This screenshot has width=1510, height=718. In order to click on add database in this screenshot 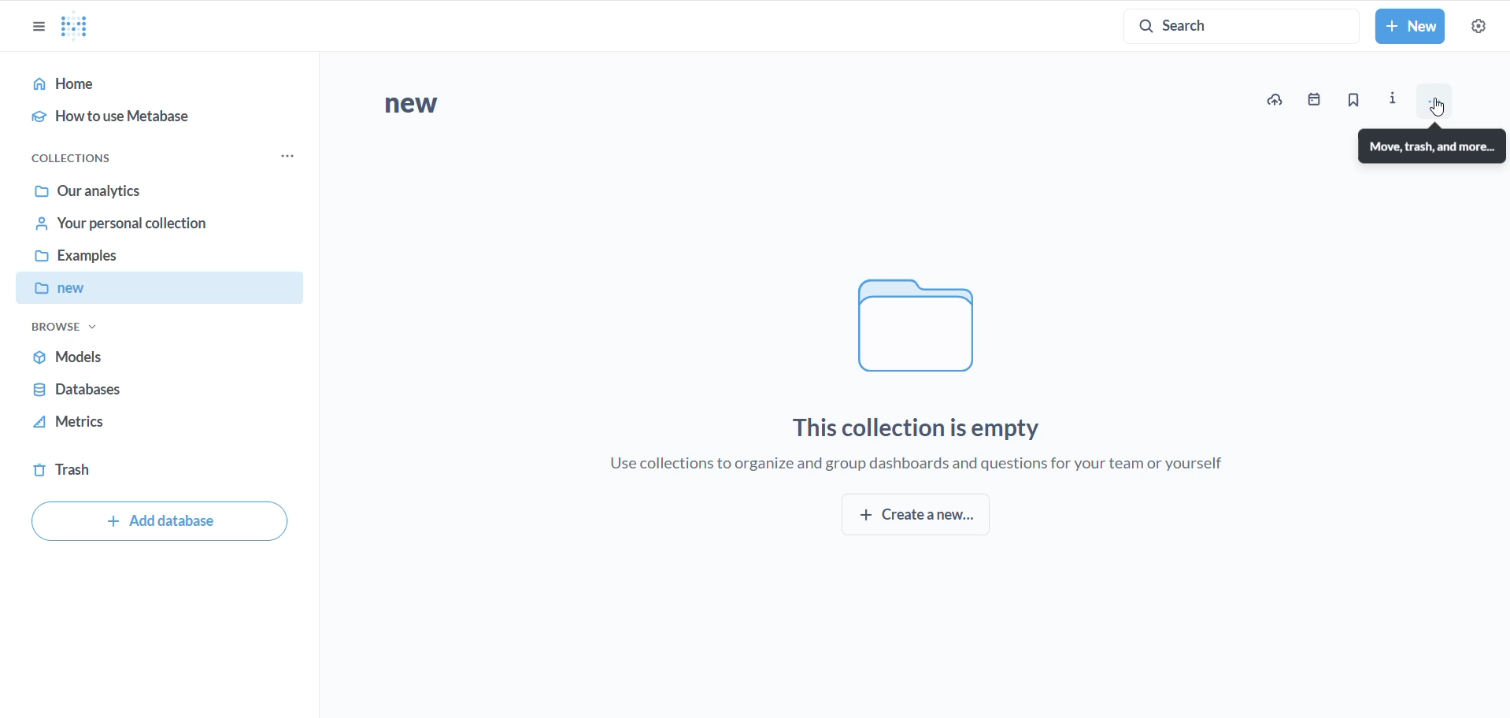, I will do `click(157, 524)`.